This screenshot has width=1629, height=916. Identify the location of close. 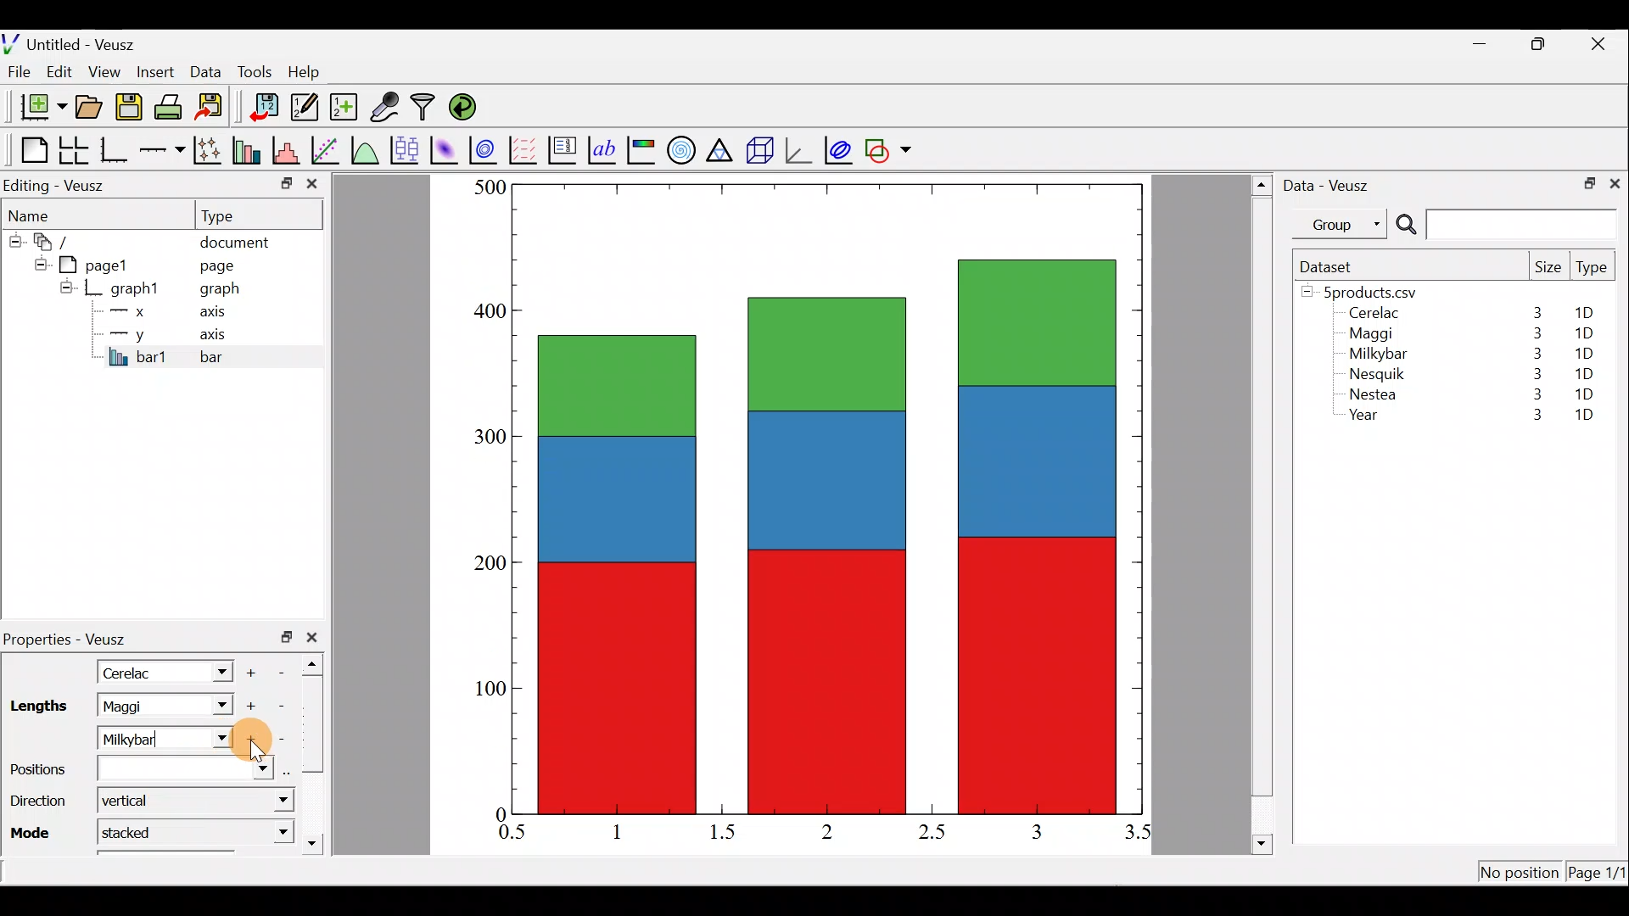
(316, 637).